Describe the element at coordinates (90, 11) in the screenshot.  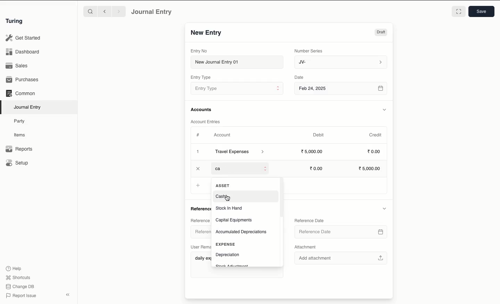
I see `Search` at that location.